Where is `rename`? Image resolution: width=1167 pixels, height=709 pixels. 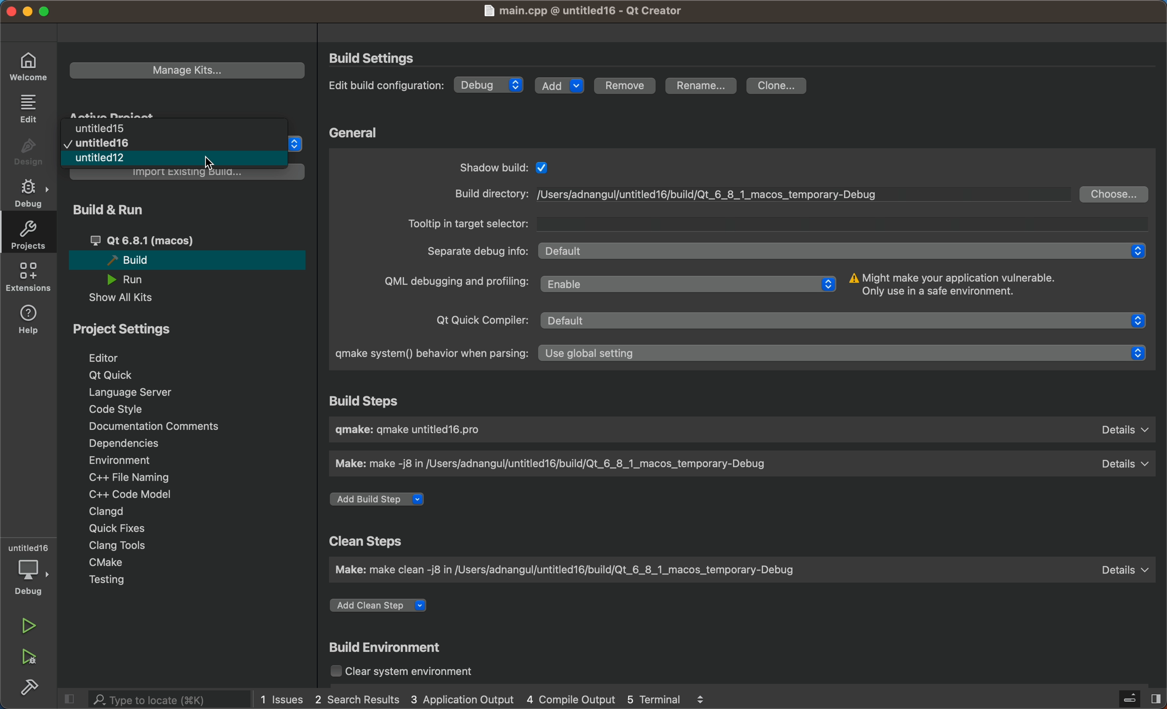
rename is located at coordinates (706, 87).